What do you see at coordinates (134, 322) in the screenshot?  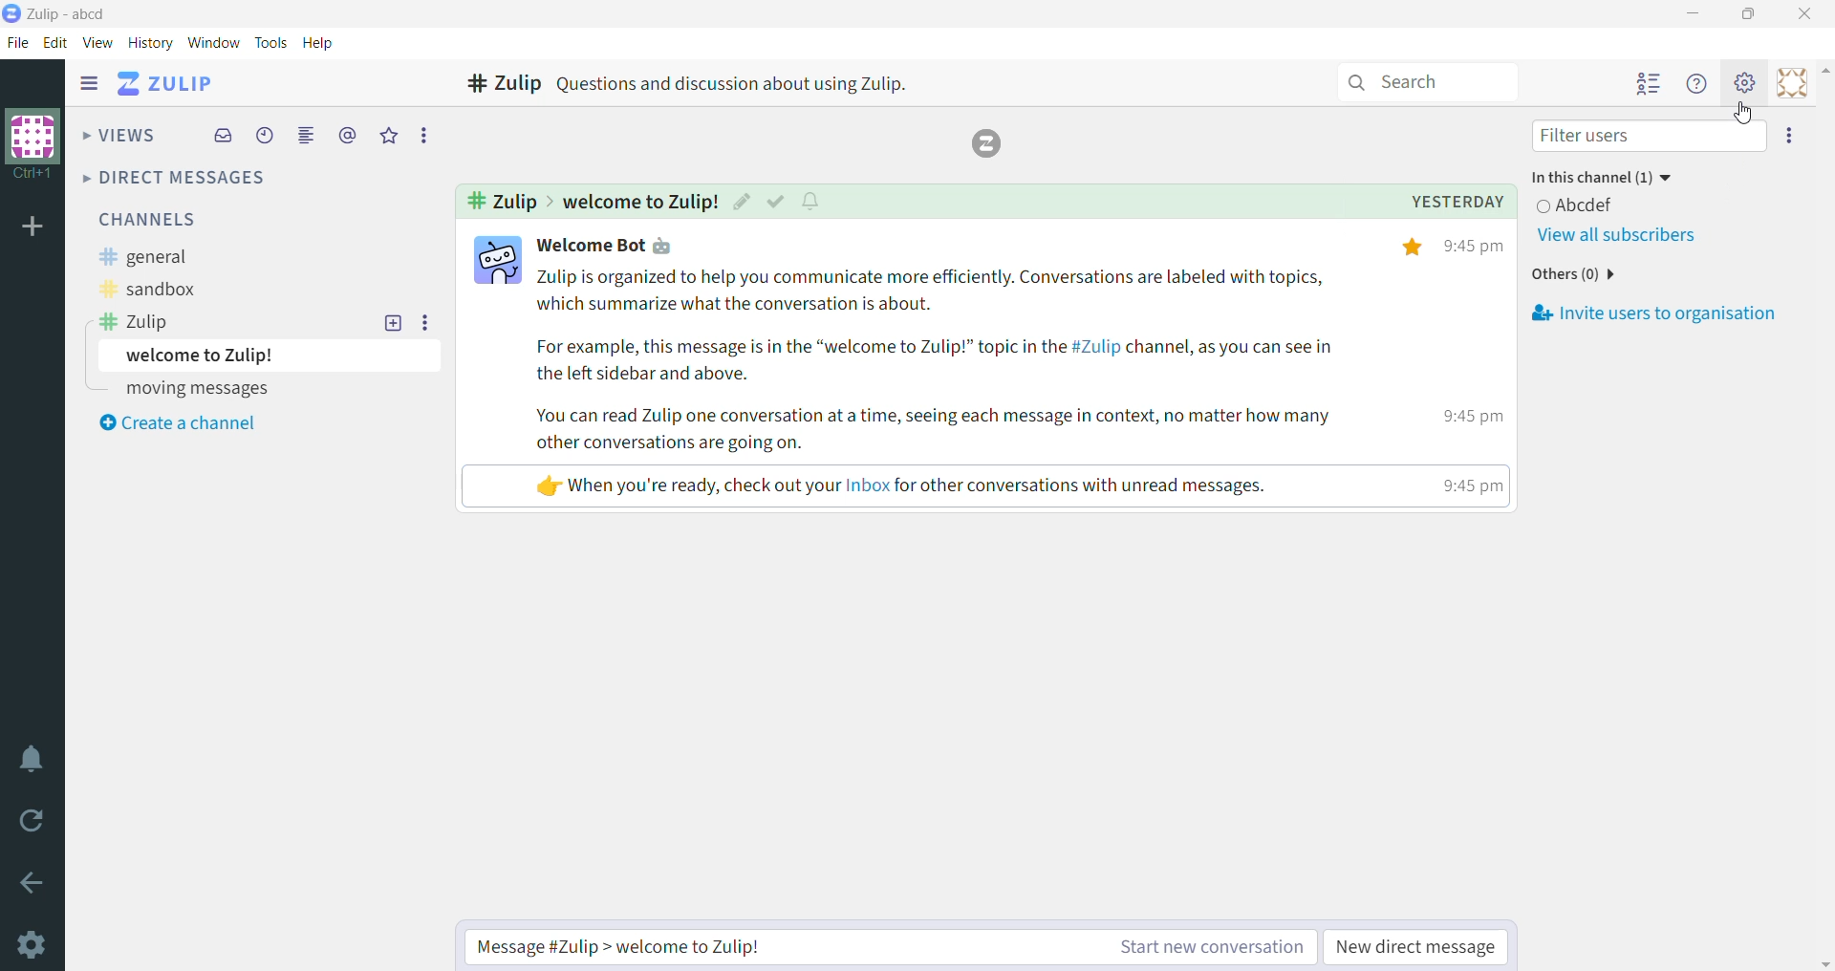 I see `Zulip` at bounding box center [134, 322].